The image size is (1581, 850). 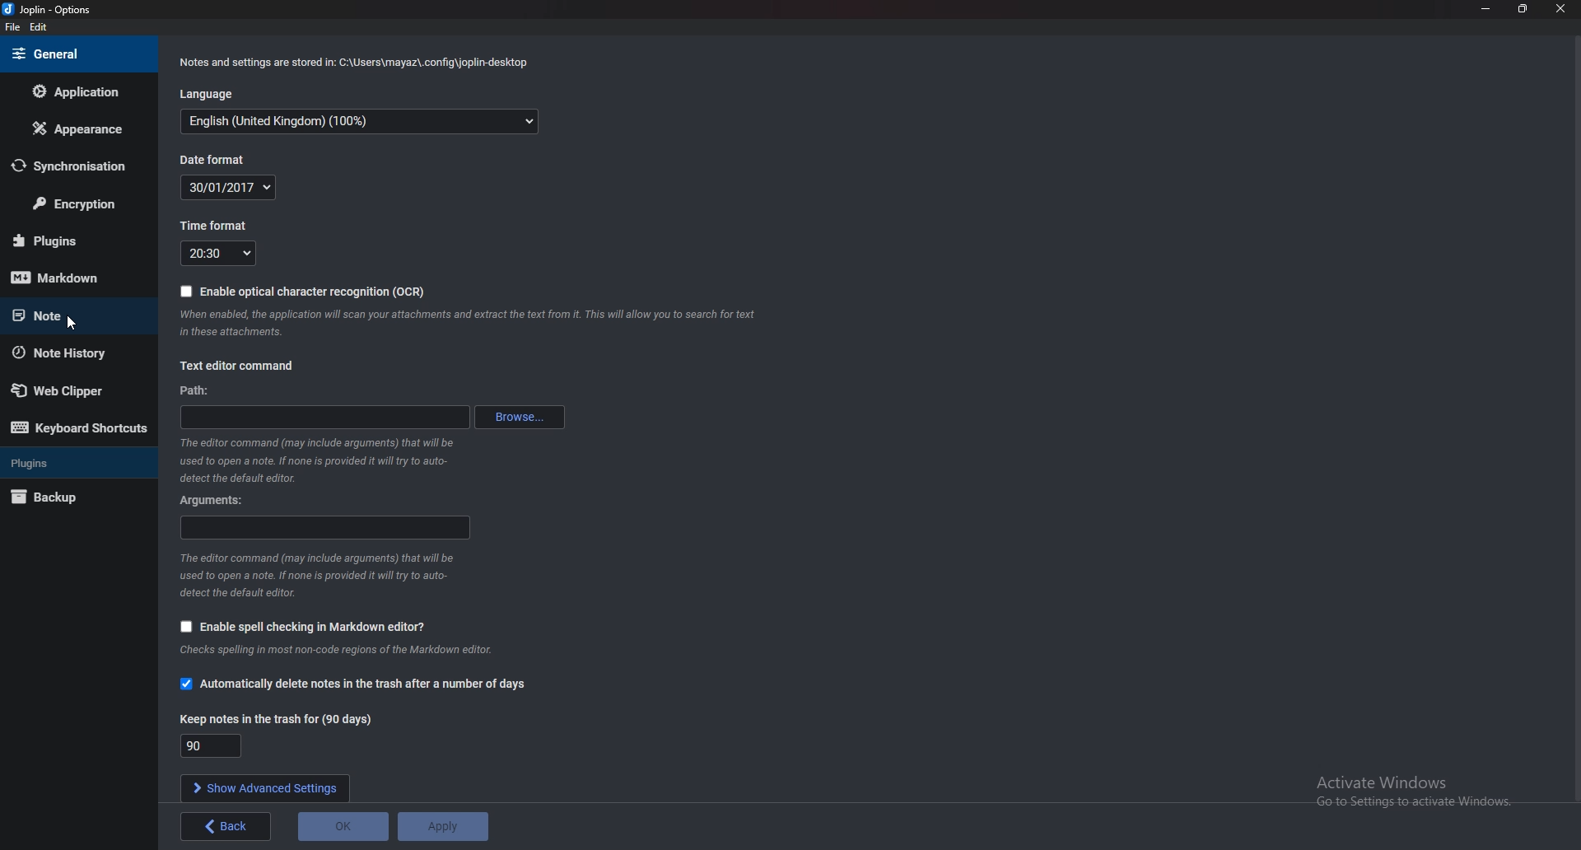 I want to click on Note history, so click(x=66, y=353).